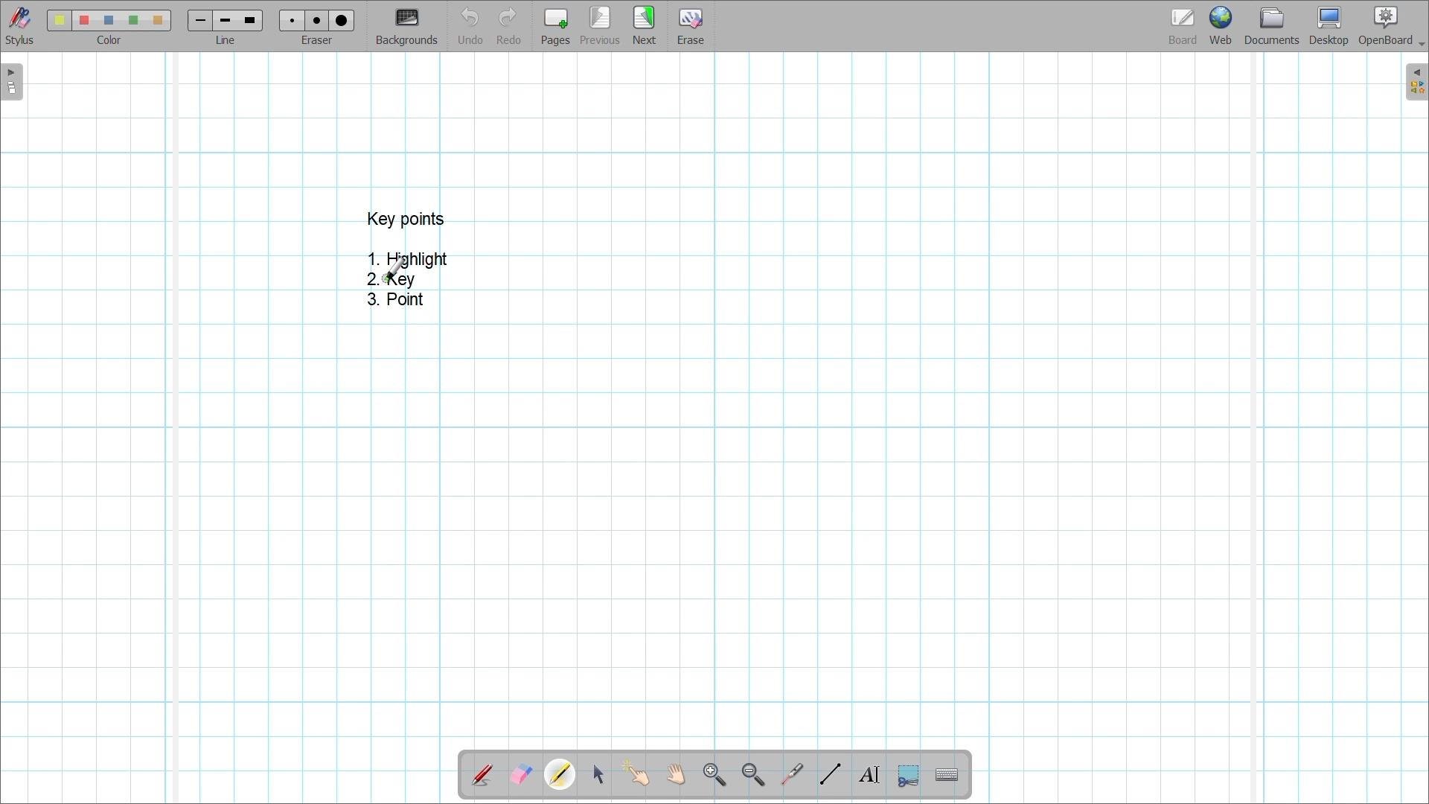  I want to click on Add page, so click(555, 27).